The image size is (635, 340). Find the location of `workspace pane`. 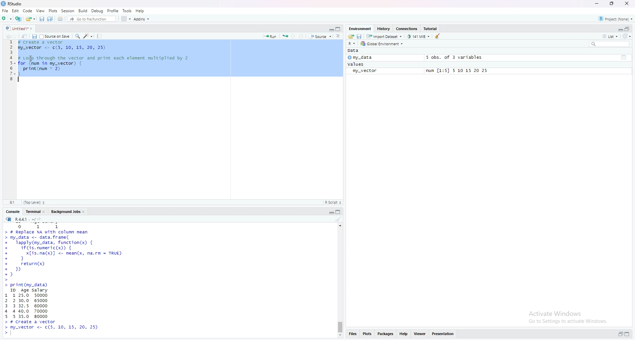

workspace pane is located at coordinates (124, 19).